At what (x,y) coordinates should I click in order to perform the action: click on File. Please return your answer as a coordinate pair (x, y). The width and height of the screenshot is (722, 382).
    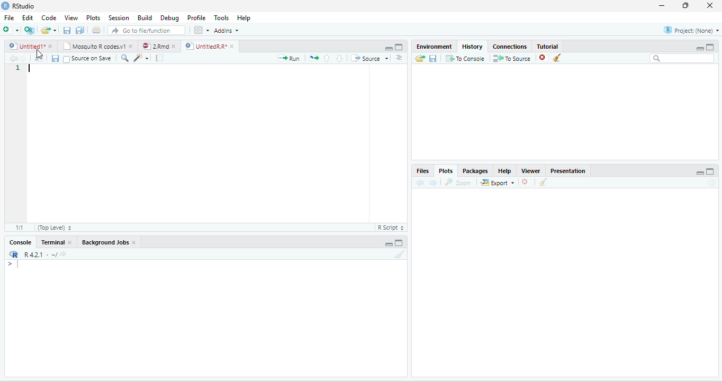
    Looking at the image, I should click on (10, 17).